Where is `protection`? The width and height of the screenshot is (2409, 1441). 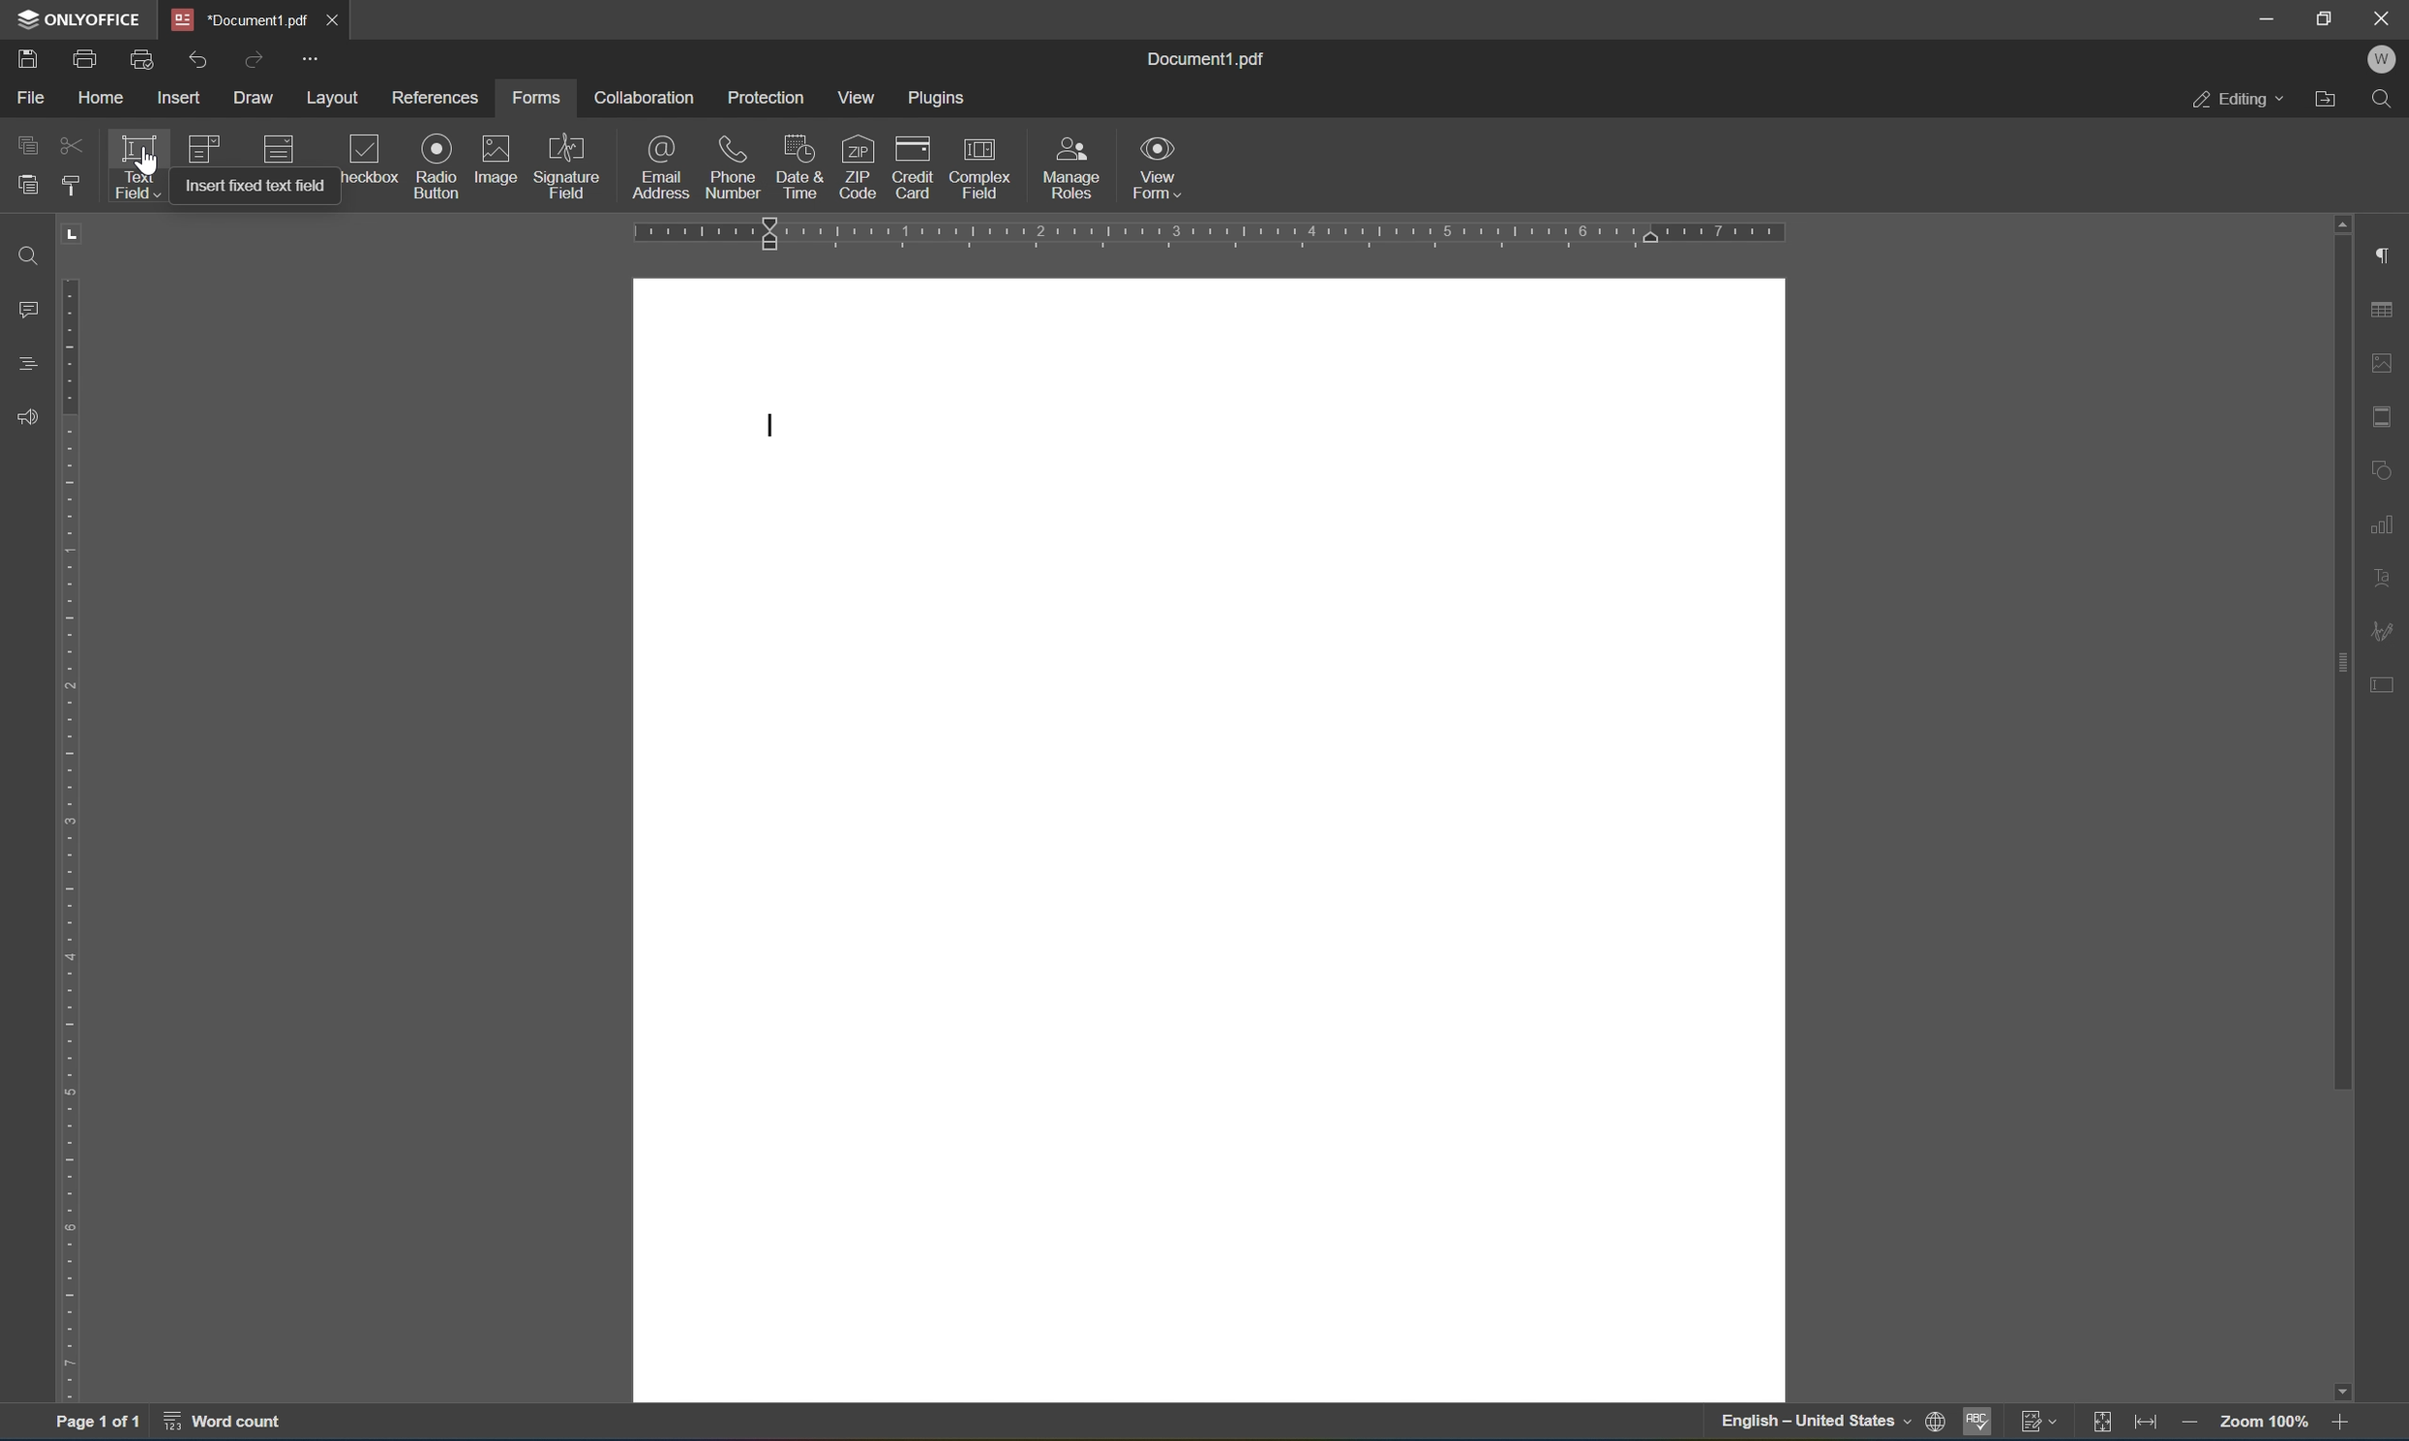 protection is located at coordinates (767, 97).